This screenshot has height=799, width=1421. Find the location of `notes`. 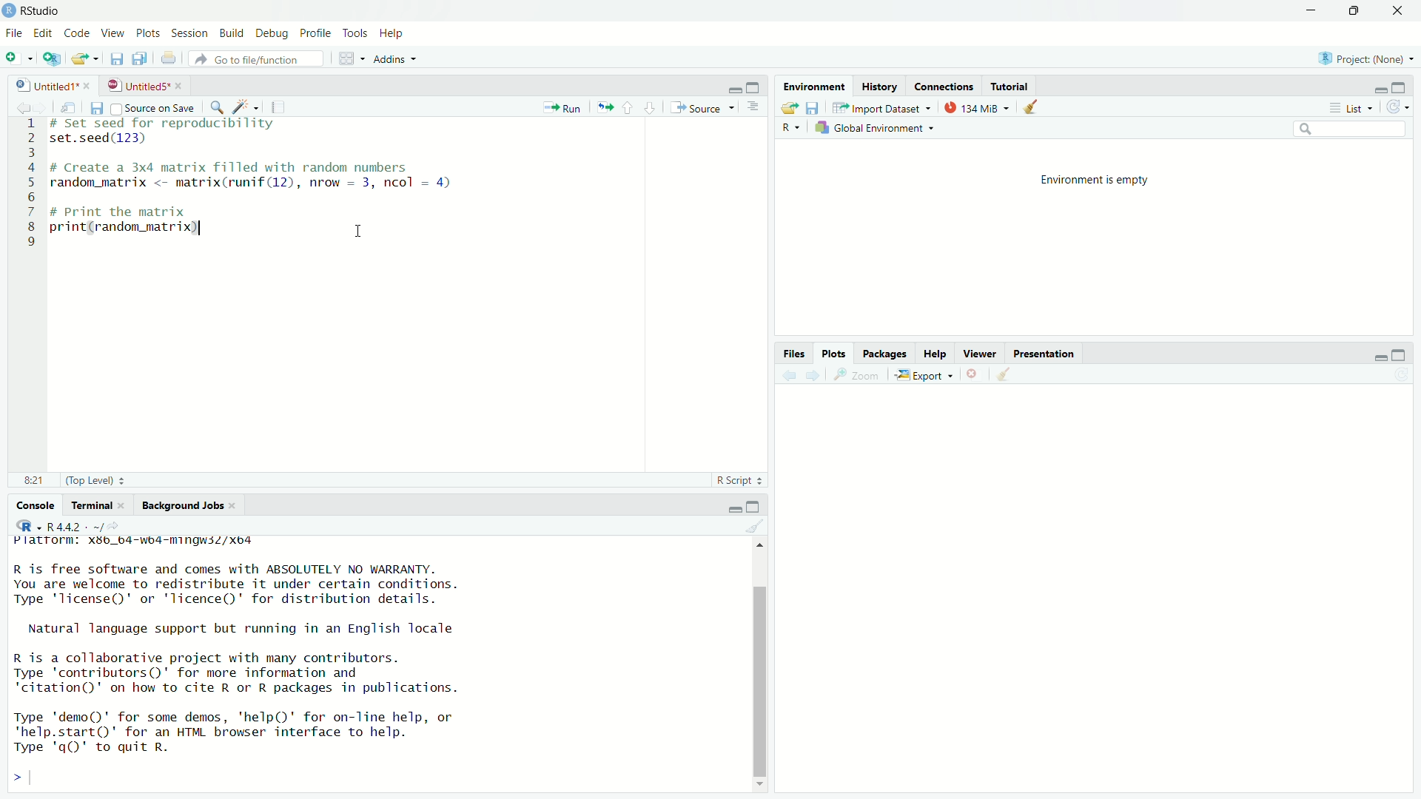

notes is located at coordinates (278, 104).